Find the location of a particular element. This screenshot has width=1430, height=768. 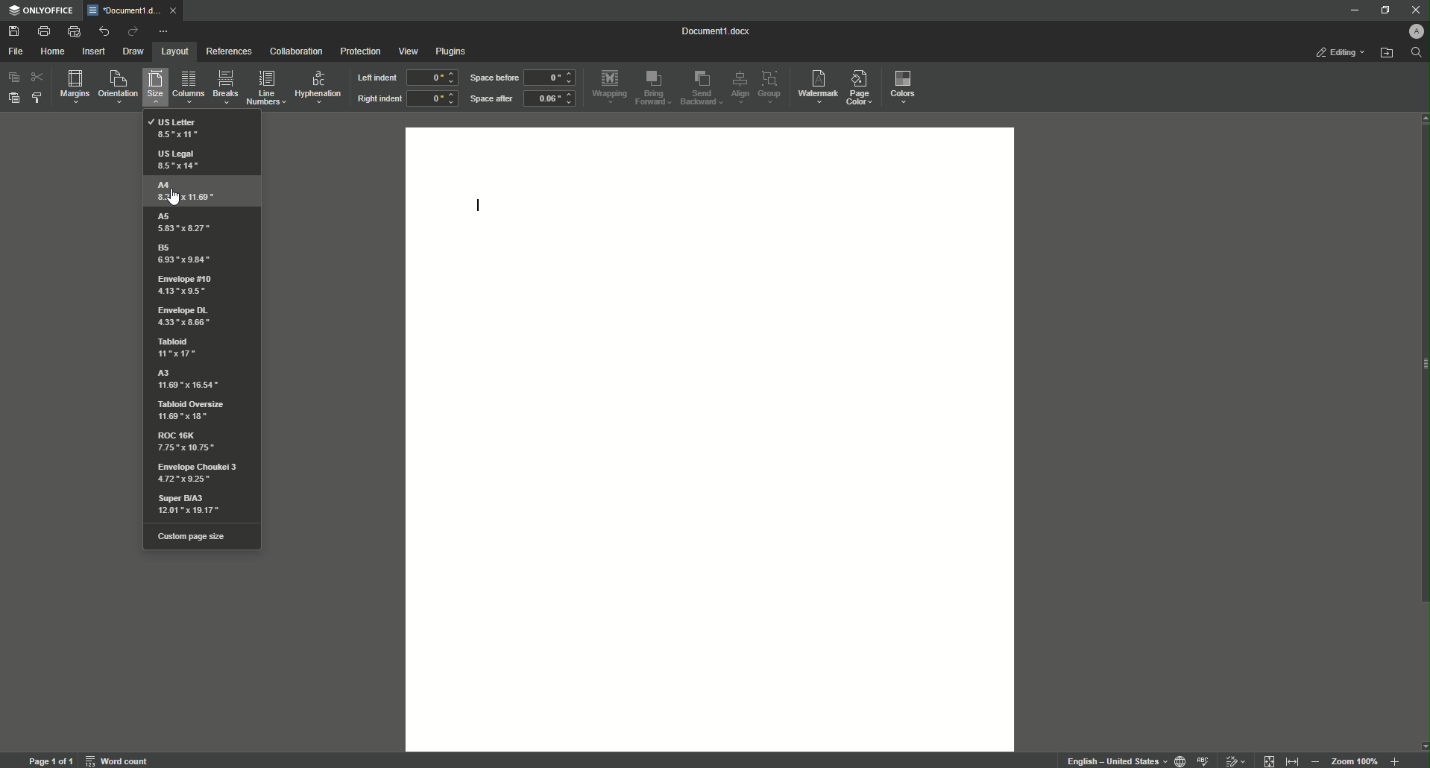

Zoom In is located at coordinates (1317, 760).